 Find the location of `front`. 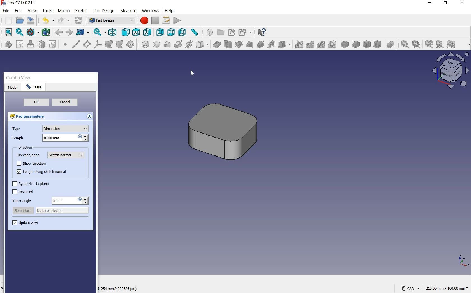

front is located at coordinates (126, 32).